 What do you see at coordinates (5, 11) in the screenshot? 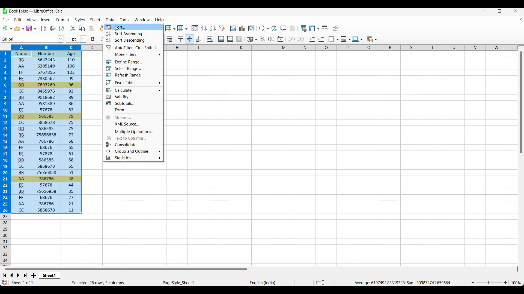
I see `Software logo` at bounding box center [5, 11].